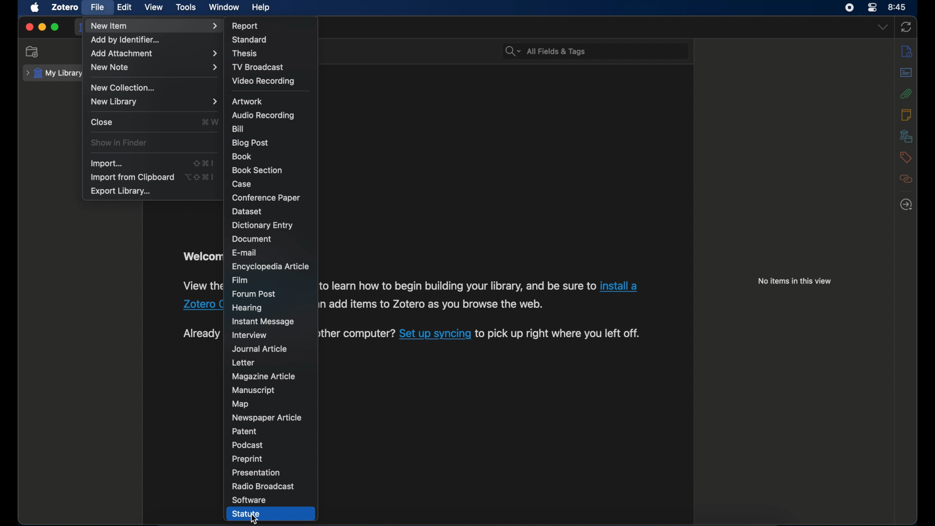 This screenshot has width=935, height=526. What do you see at coordinates (242, 404) in the screenshot?
I see `map` at bounding box center [242, 404].